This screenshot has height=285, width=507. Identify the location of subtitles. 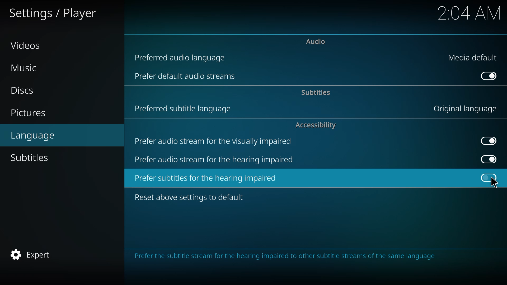
(317, 92).